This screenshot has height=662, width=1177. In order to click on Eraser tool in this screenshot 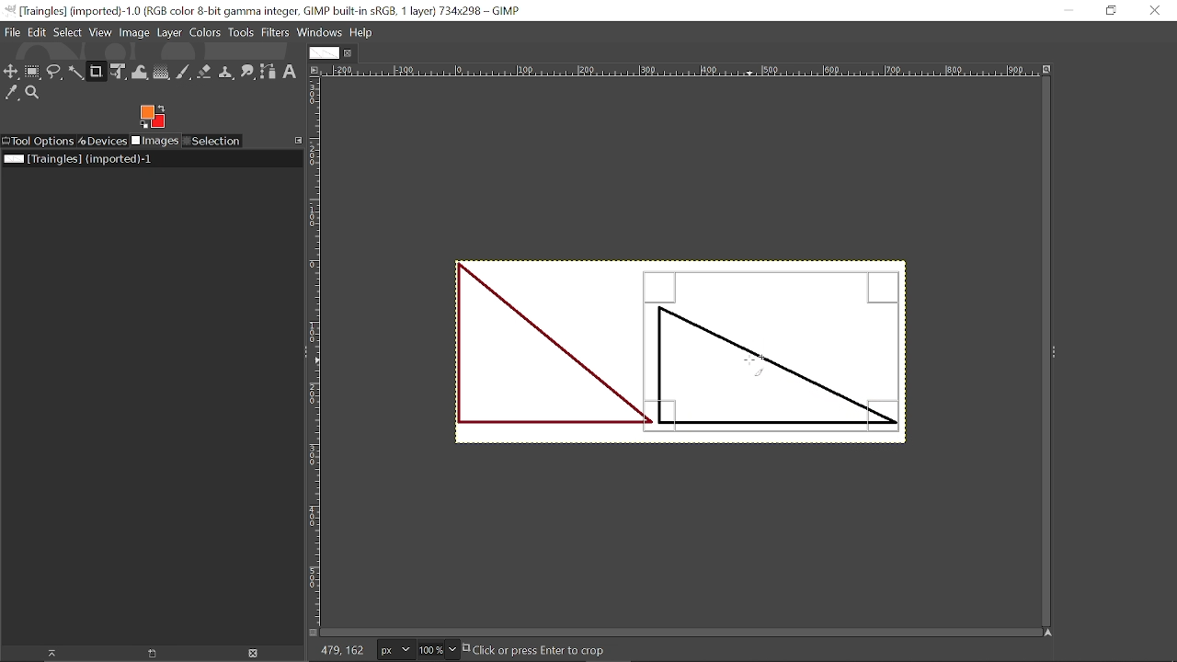, I will do `click(204, 72)`.